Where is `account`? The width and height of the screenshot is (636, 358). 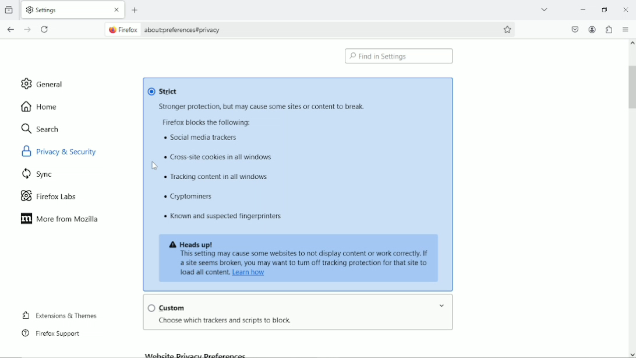
account is located at coordinates (593, 29).